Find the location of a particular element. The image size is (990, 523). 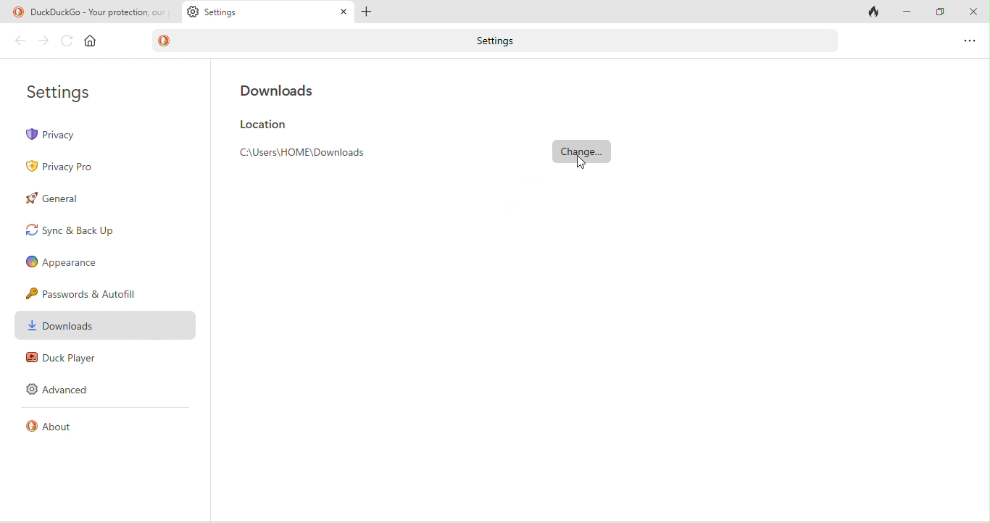

location is located at coordinates (265, 125).